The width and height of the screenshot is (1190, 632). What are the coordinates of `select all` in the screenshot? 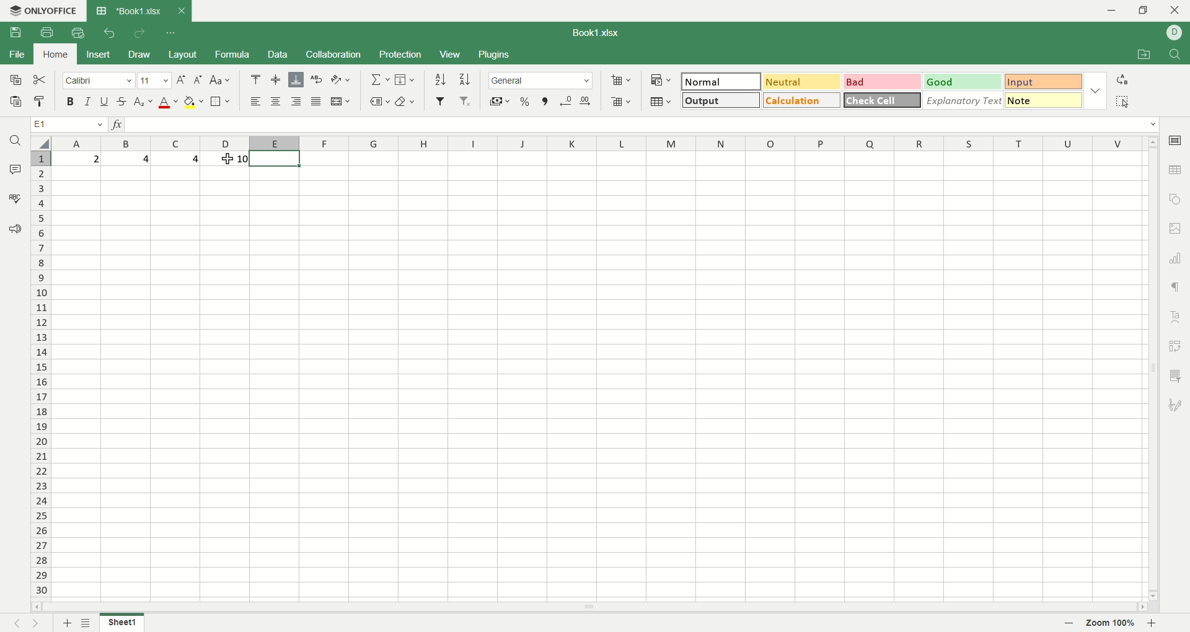 It's located at (1122, 101).